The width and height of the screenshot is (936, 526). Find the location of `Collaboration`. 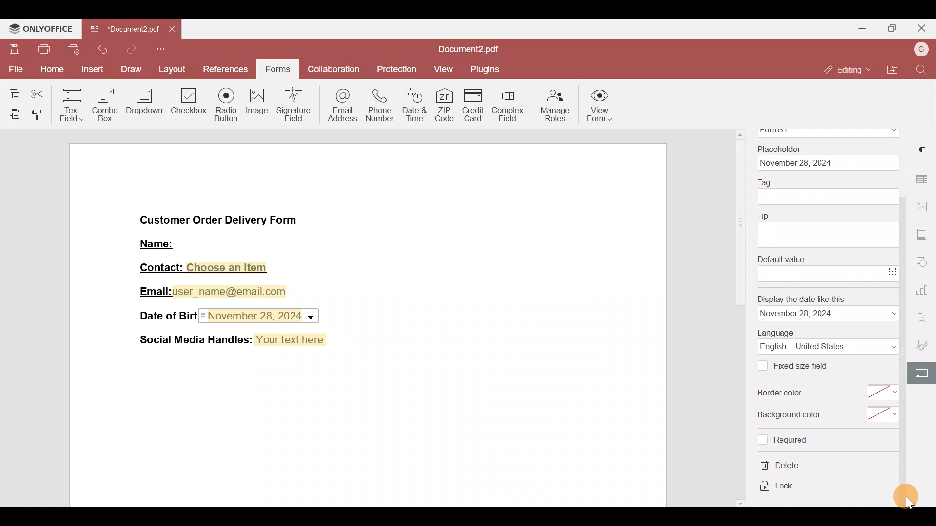

Collaboration is located at coordinates (332, 70).